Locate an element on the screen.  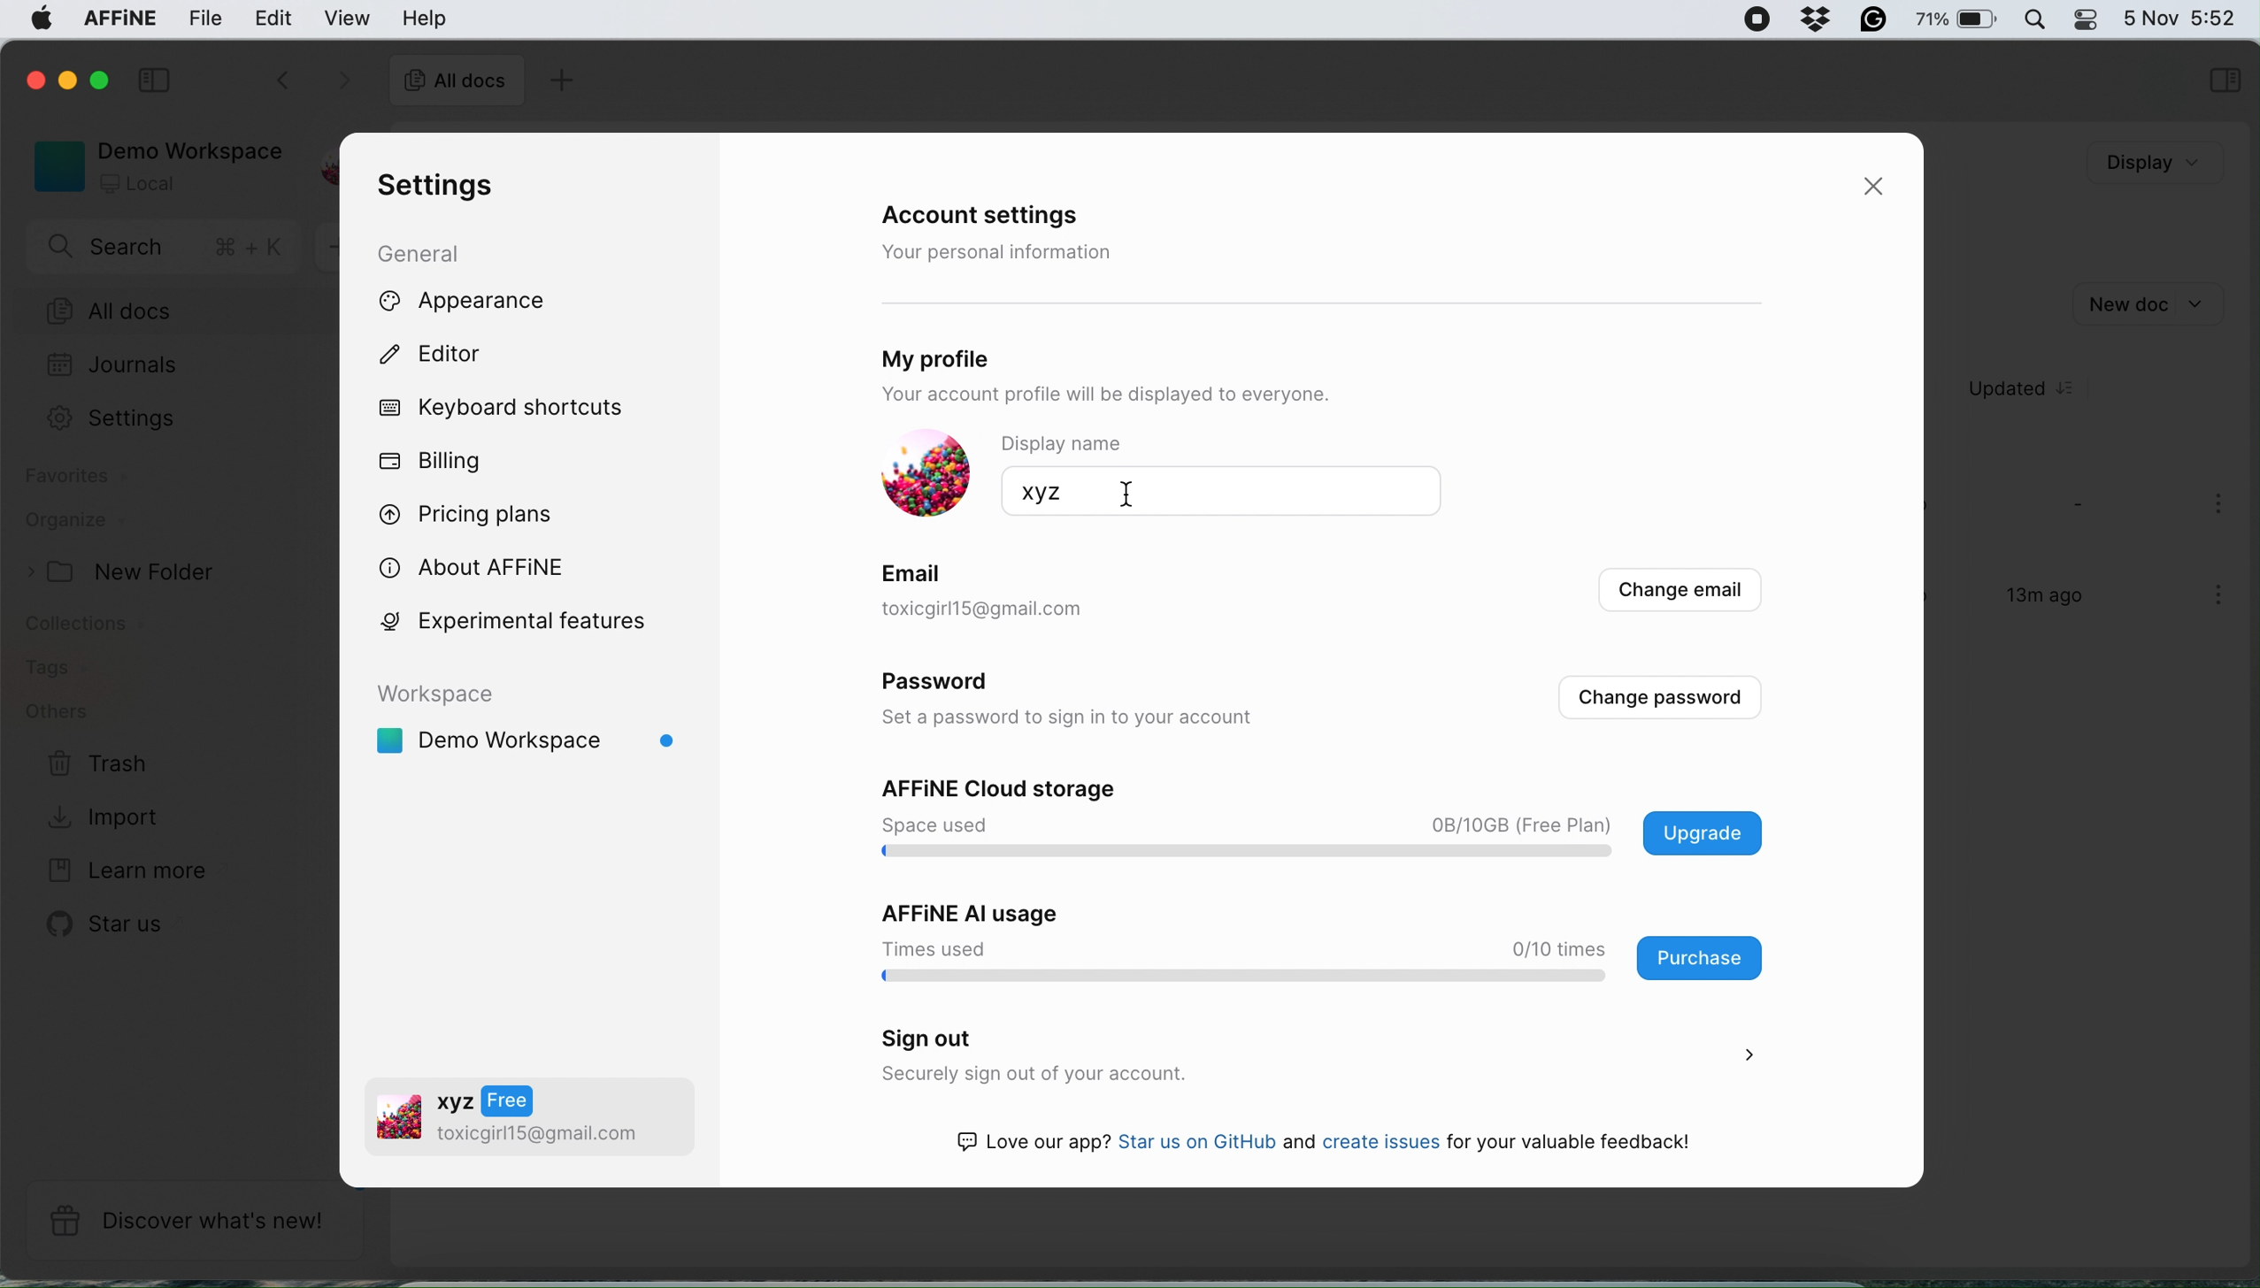
all docs is located at coordinates (174, 312).